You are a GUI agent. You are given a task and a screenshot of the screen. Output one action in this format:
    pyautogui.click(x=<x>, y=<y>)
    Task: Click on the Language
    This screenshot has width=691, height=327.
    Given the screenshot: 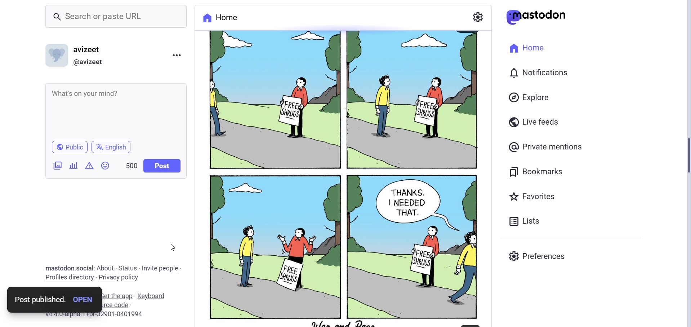 What is the action you would take?
    pyautogui.click(x=112, y=147)
    